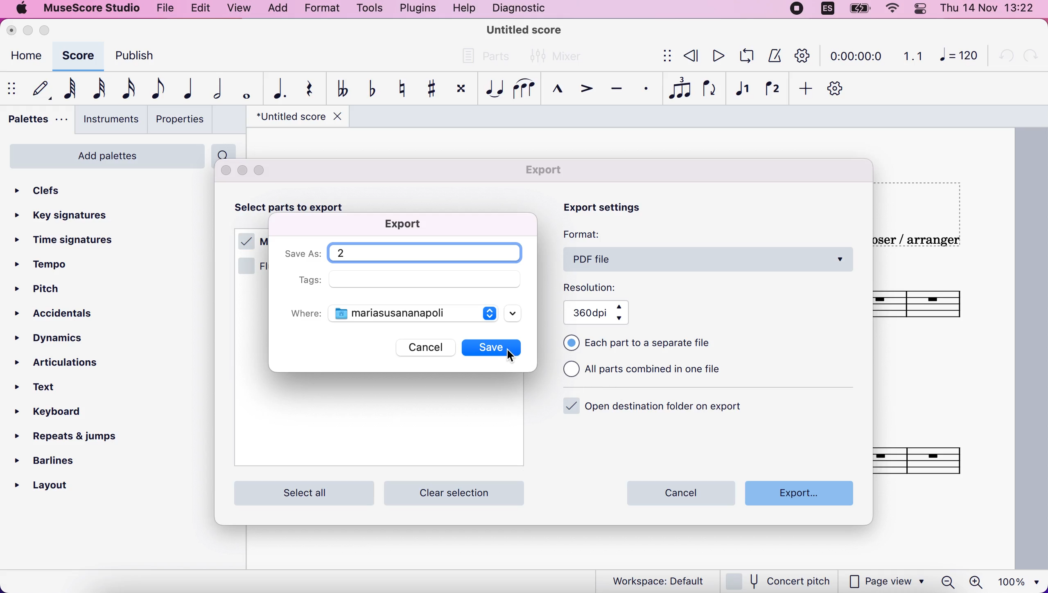 The height and width of the screenshot is (593, 1048). Describe the element at coordinates (429, 88) in the screenshot. I see `toggle sharp` at that location.